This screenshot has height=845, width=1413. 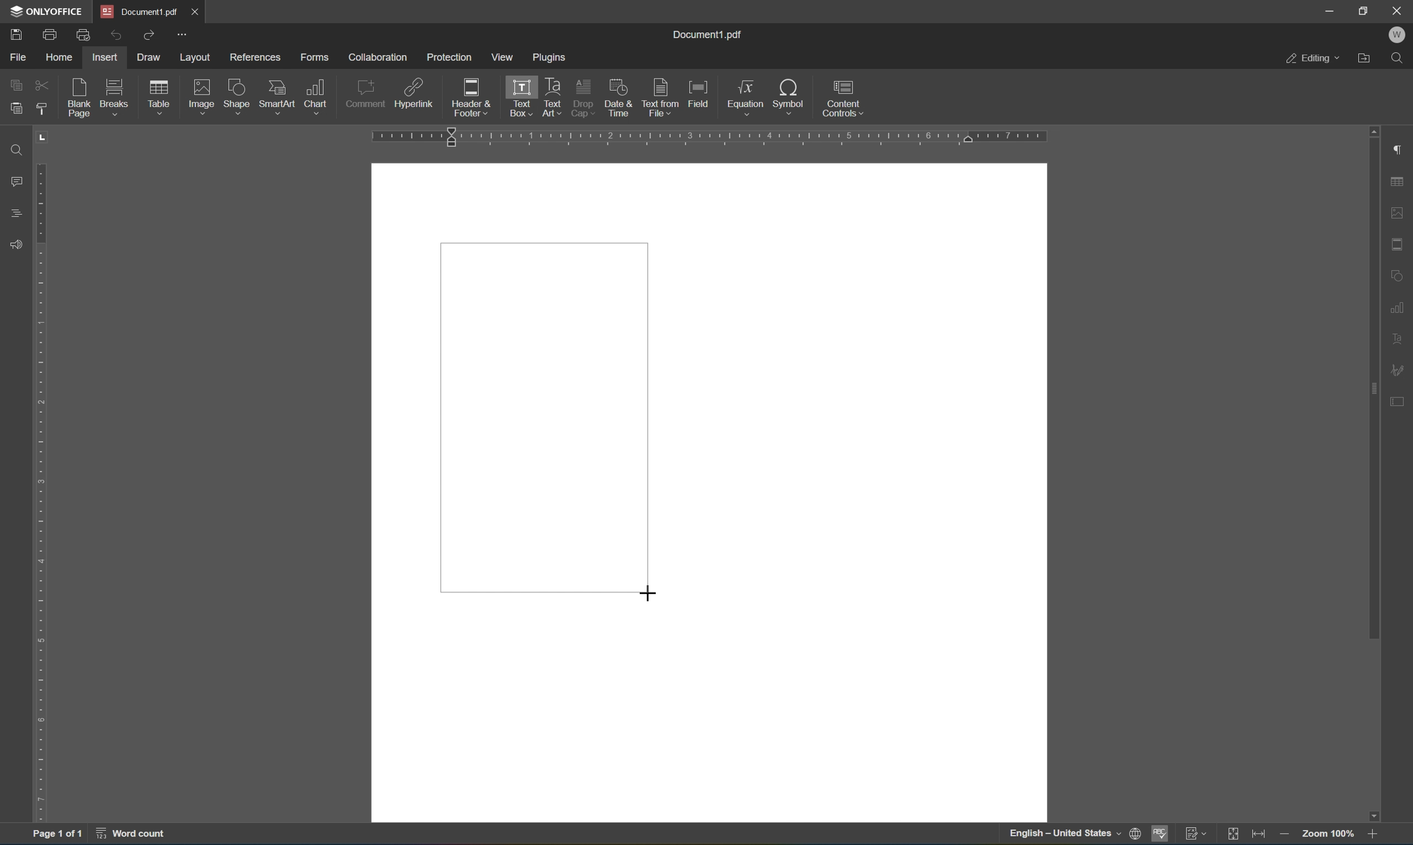 What do you see at coordinates (1329, 11) in the screenshot?
I see `Minimize` at bounding box center [1329, 11].